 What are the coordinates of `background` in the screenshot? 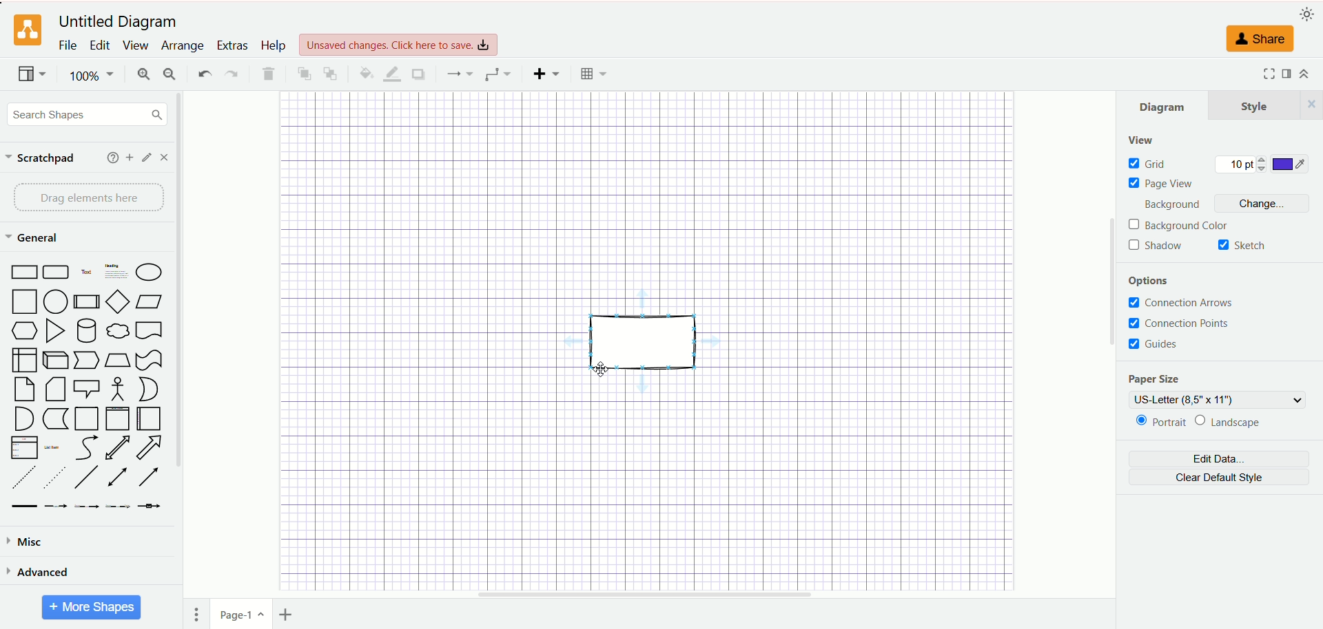 It's located at (1171, 204).